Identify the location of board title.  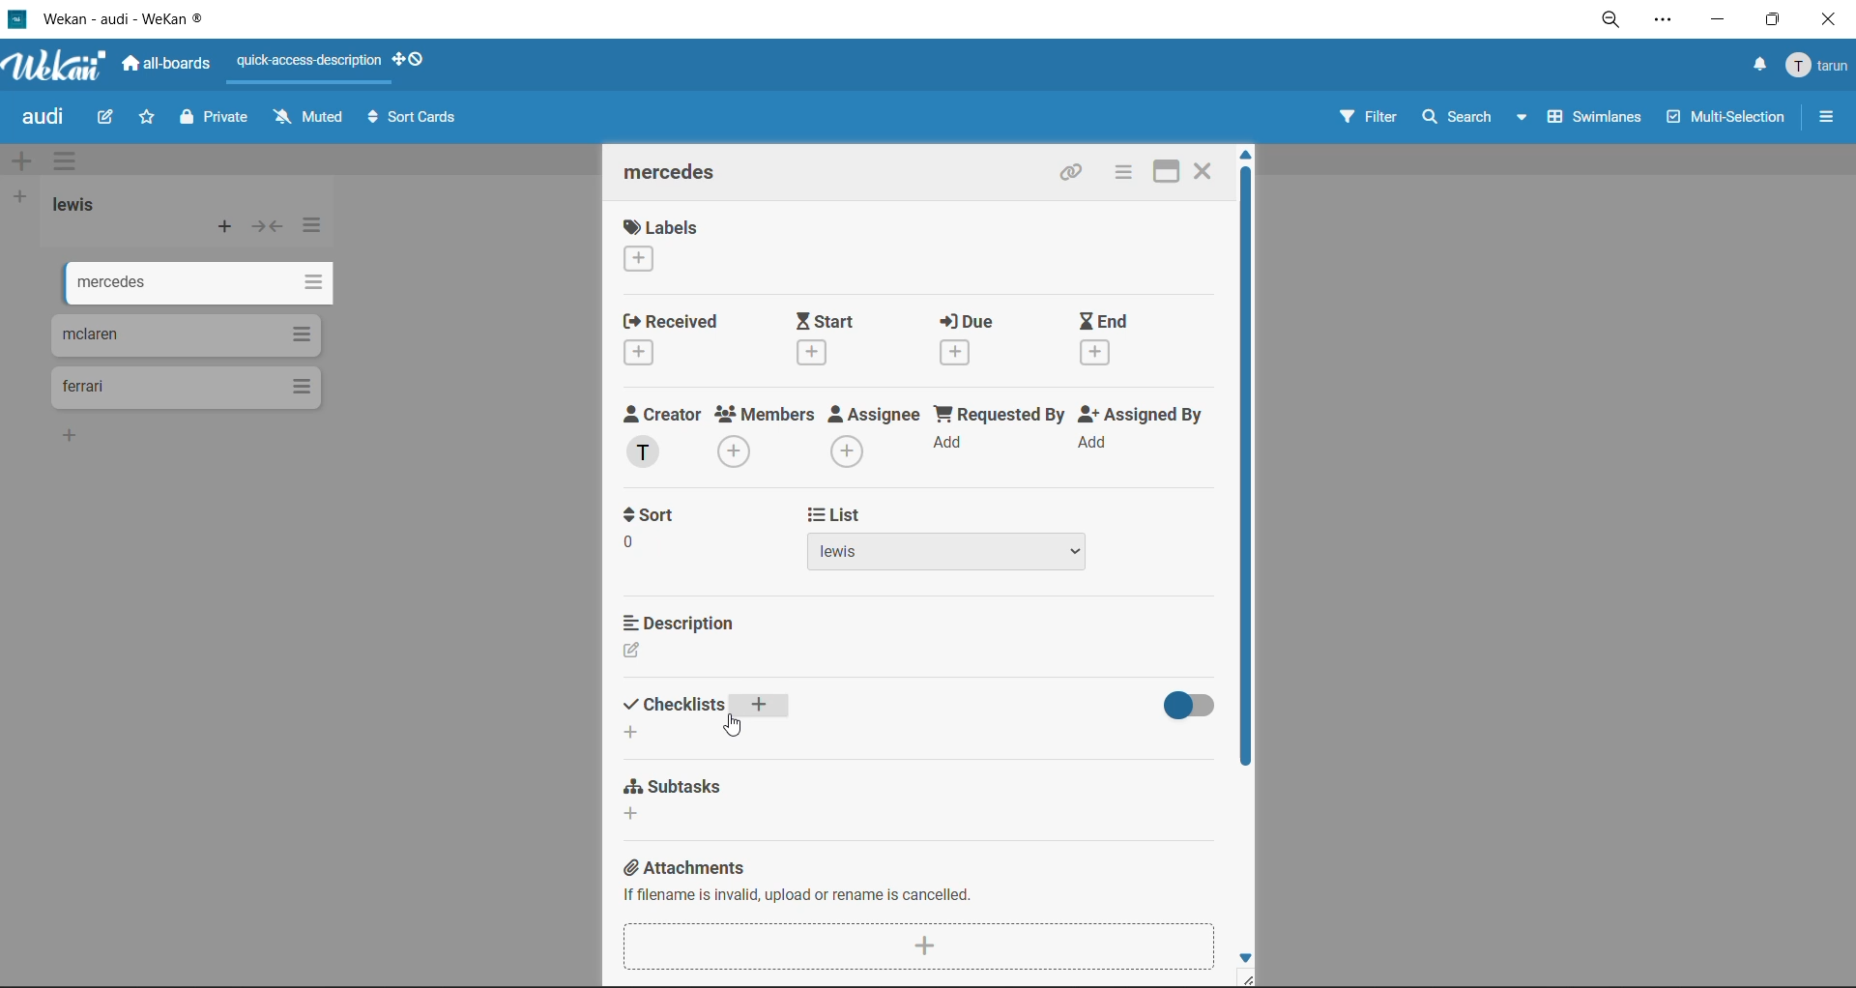
(47, 119).